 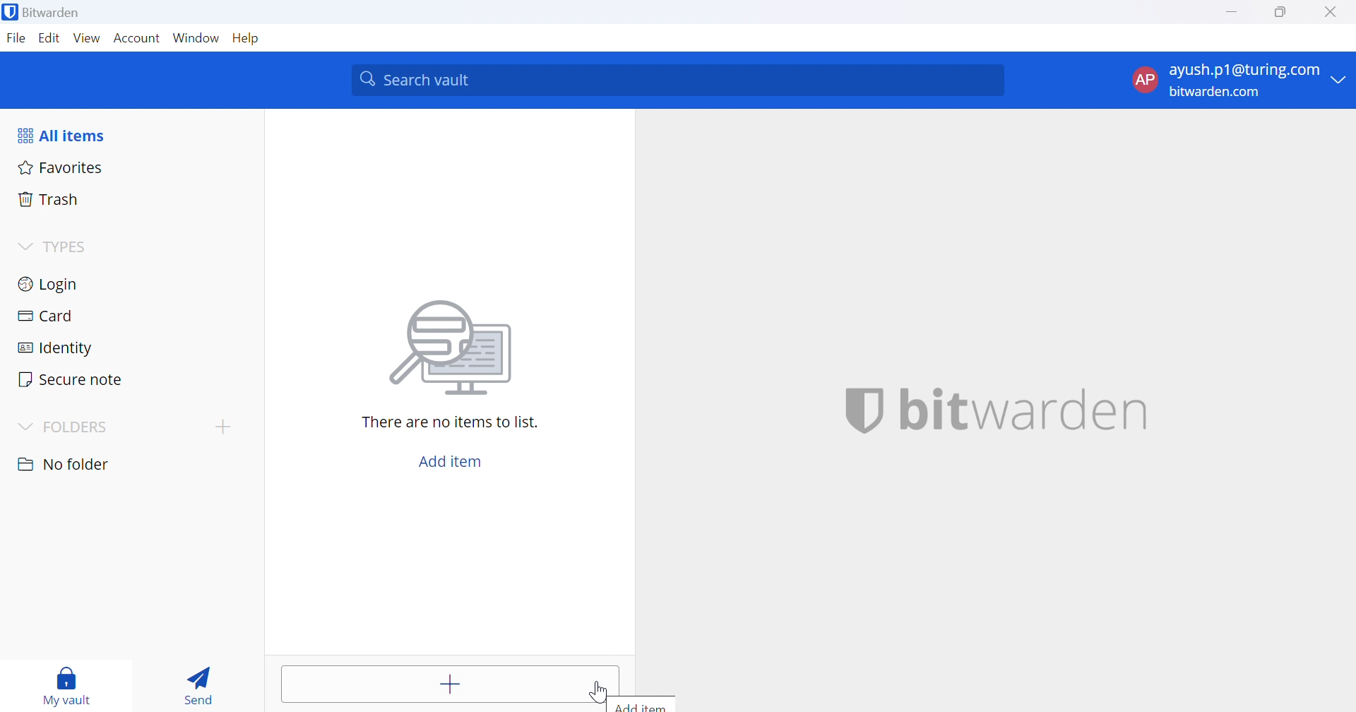 What do you see at coordinates (599, 693) in the screenshot?
I see `Cursor` at bounding box center [599, 693].